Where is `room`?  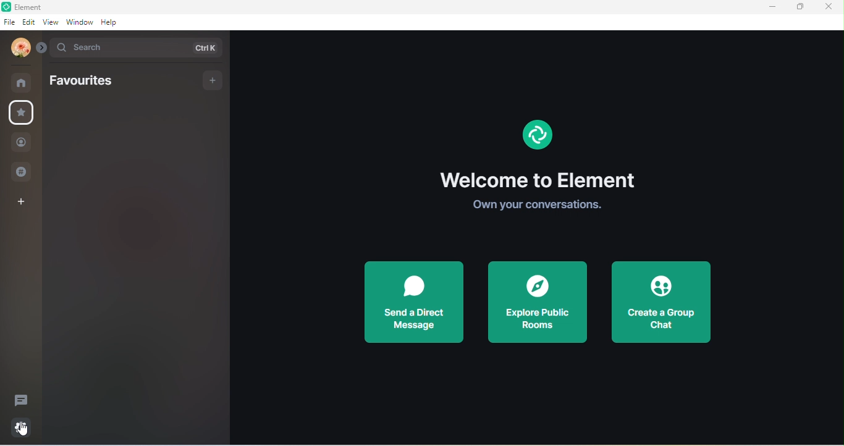 room is located at coordinates (22, 81).